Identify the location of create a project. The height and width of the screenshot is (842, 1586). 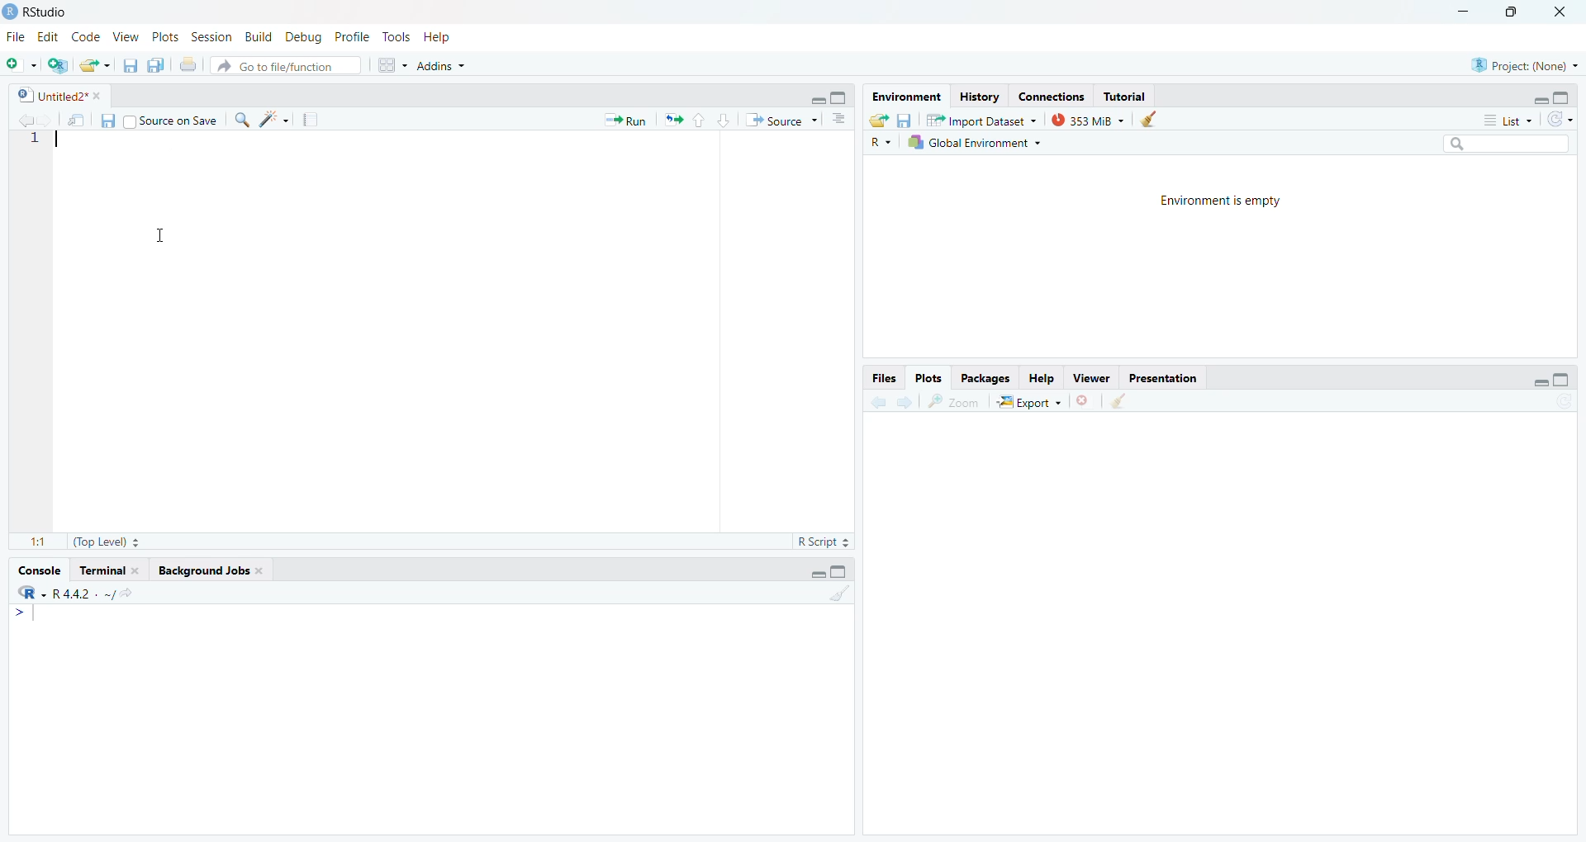
(59, 66).